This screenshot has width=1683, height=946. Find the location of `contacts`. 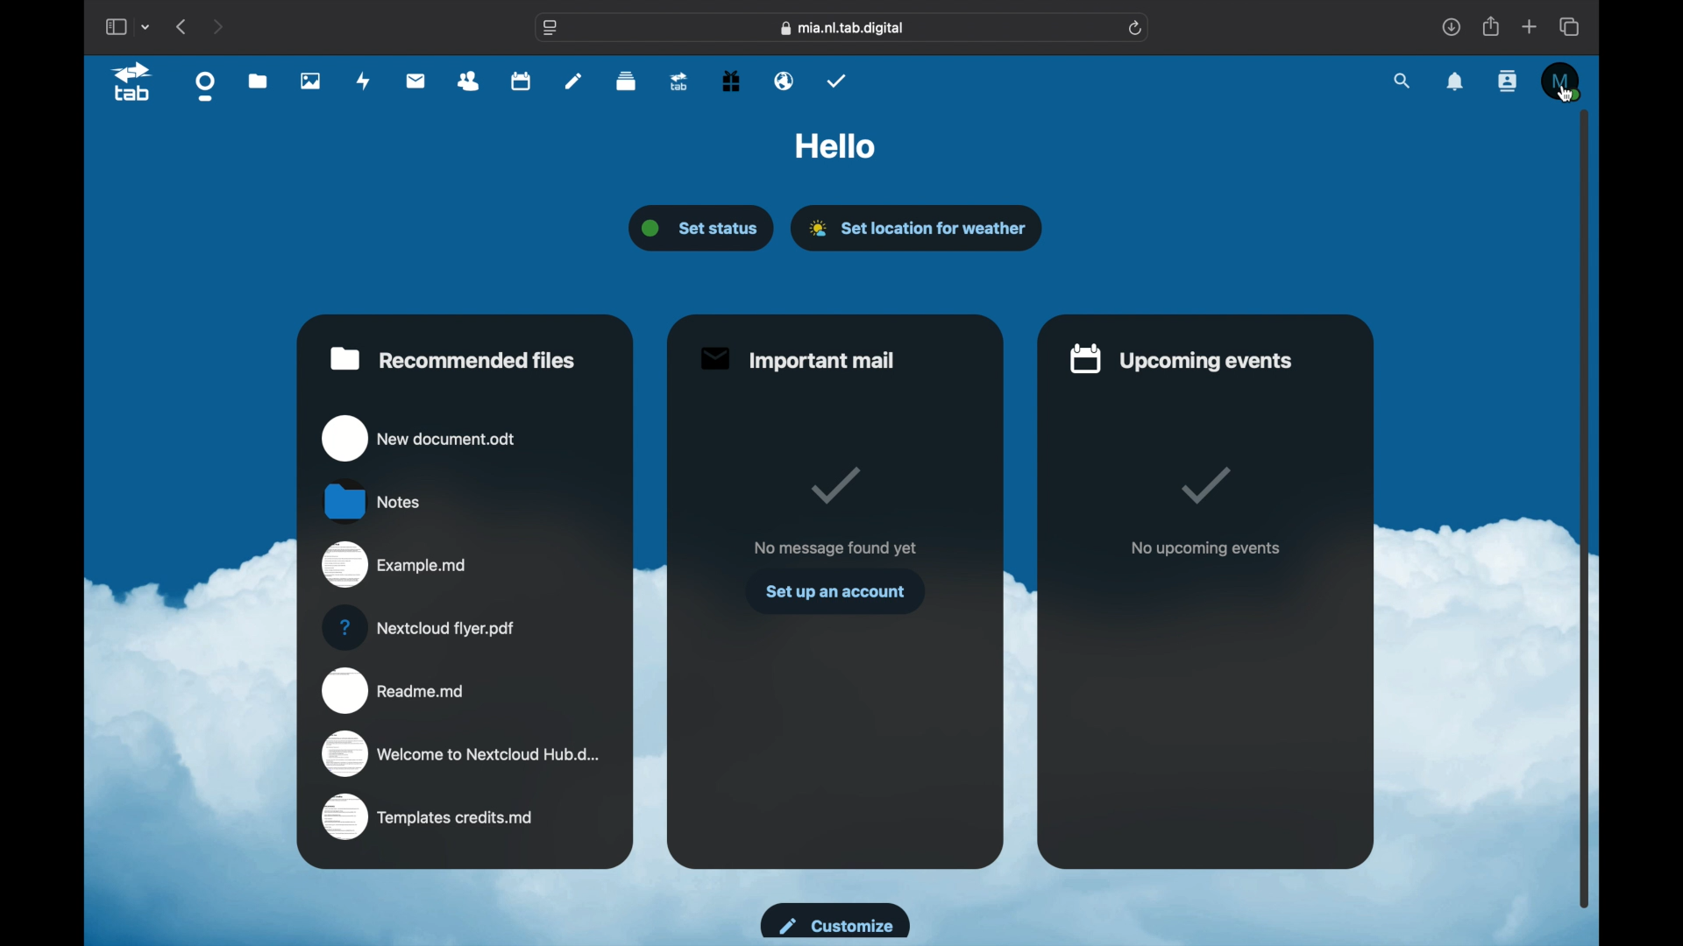

contacts is located at coordinates (1506, 81).